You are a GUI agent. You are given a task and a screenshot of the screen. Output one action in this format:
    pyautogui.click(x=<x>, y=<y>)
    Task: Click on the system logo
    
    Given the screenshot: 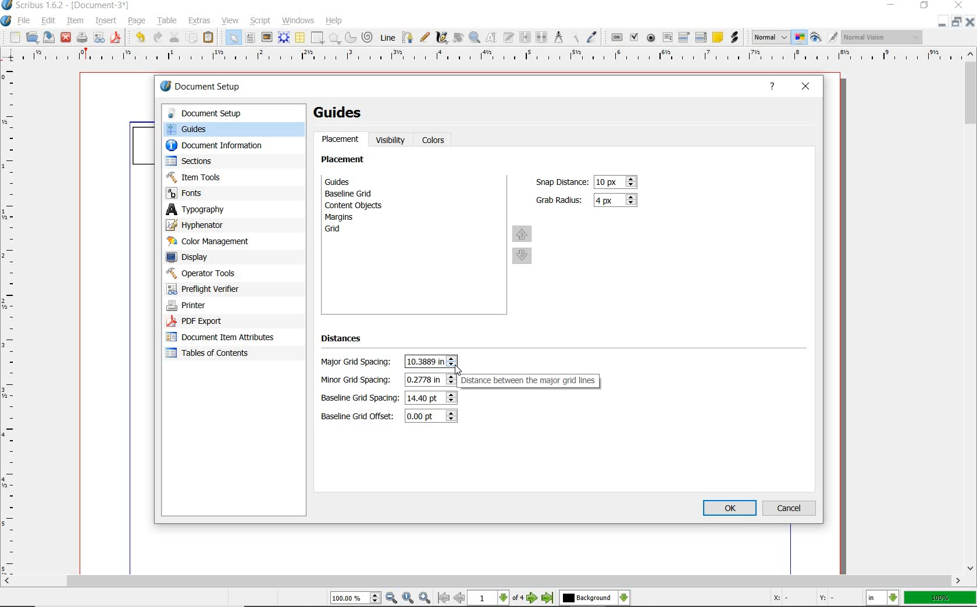 What is the action you would take?
    pyautogui.click(x=6, y=22)
    